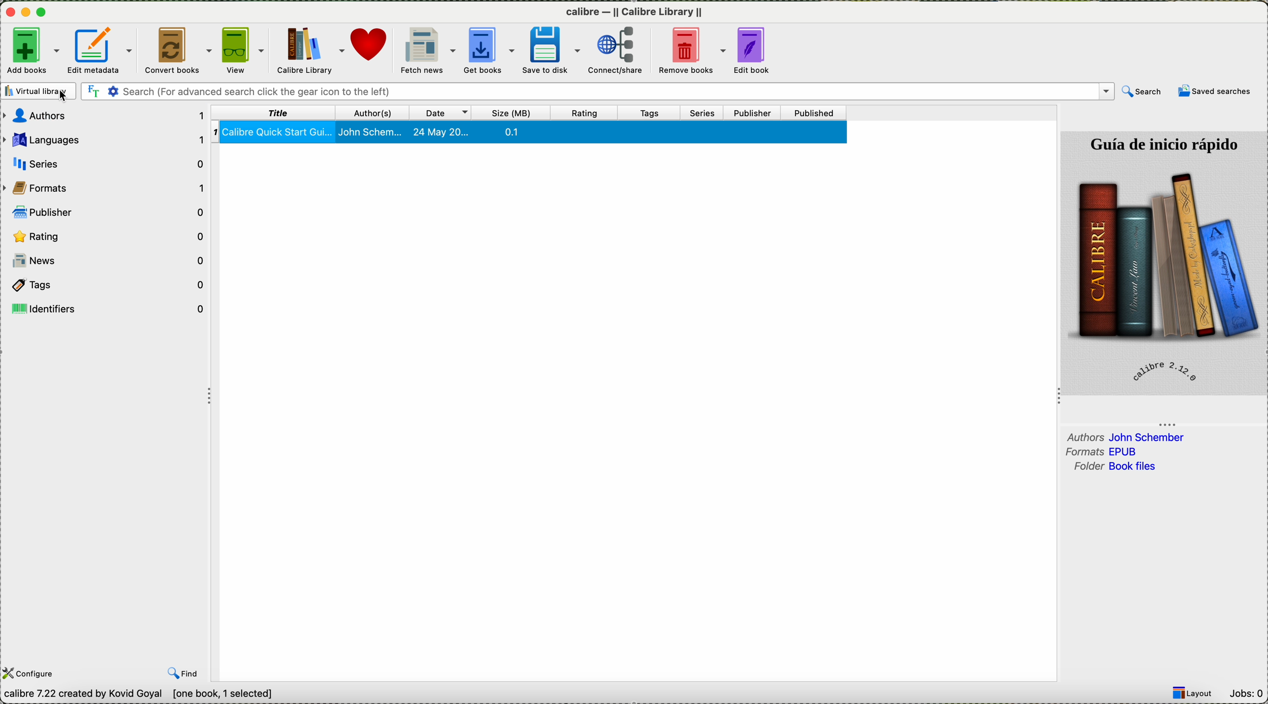  Describe the element at coordinates (31, 50) in the screenshot. I see `add books` at that location.